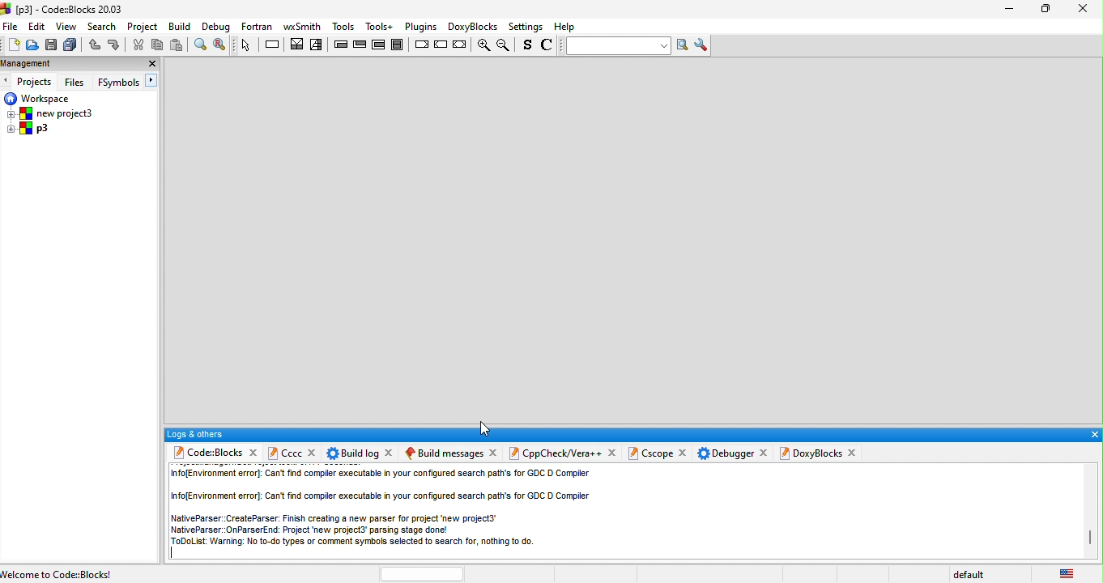 This screenshot has width=1103, height=583. What do you see at coordinates (116, 45) in the screenshot?
I see `redo` at bounding box center [116, 45].